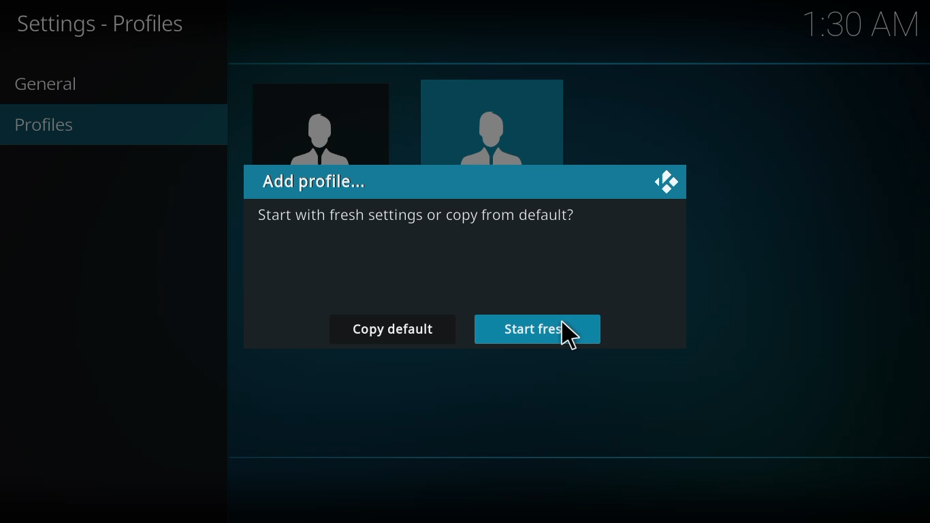 The height and width of the screenshot is (523, 930). I want to click on user, so click(494, 133).